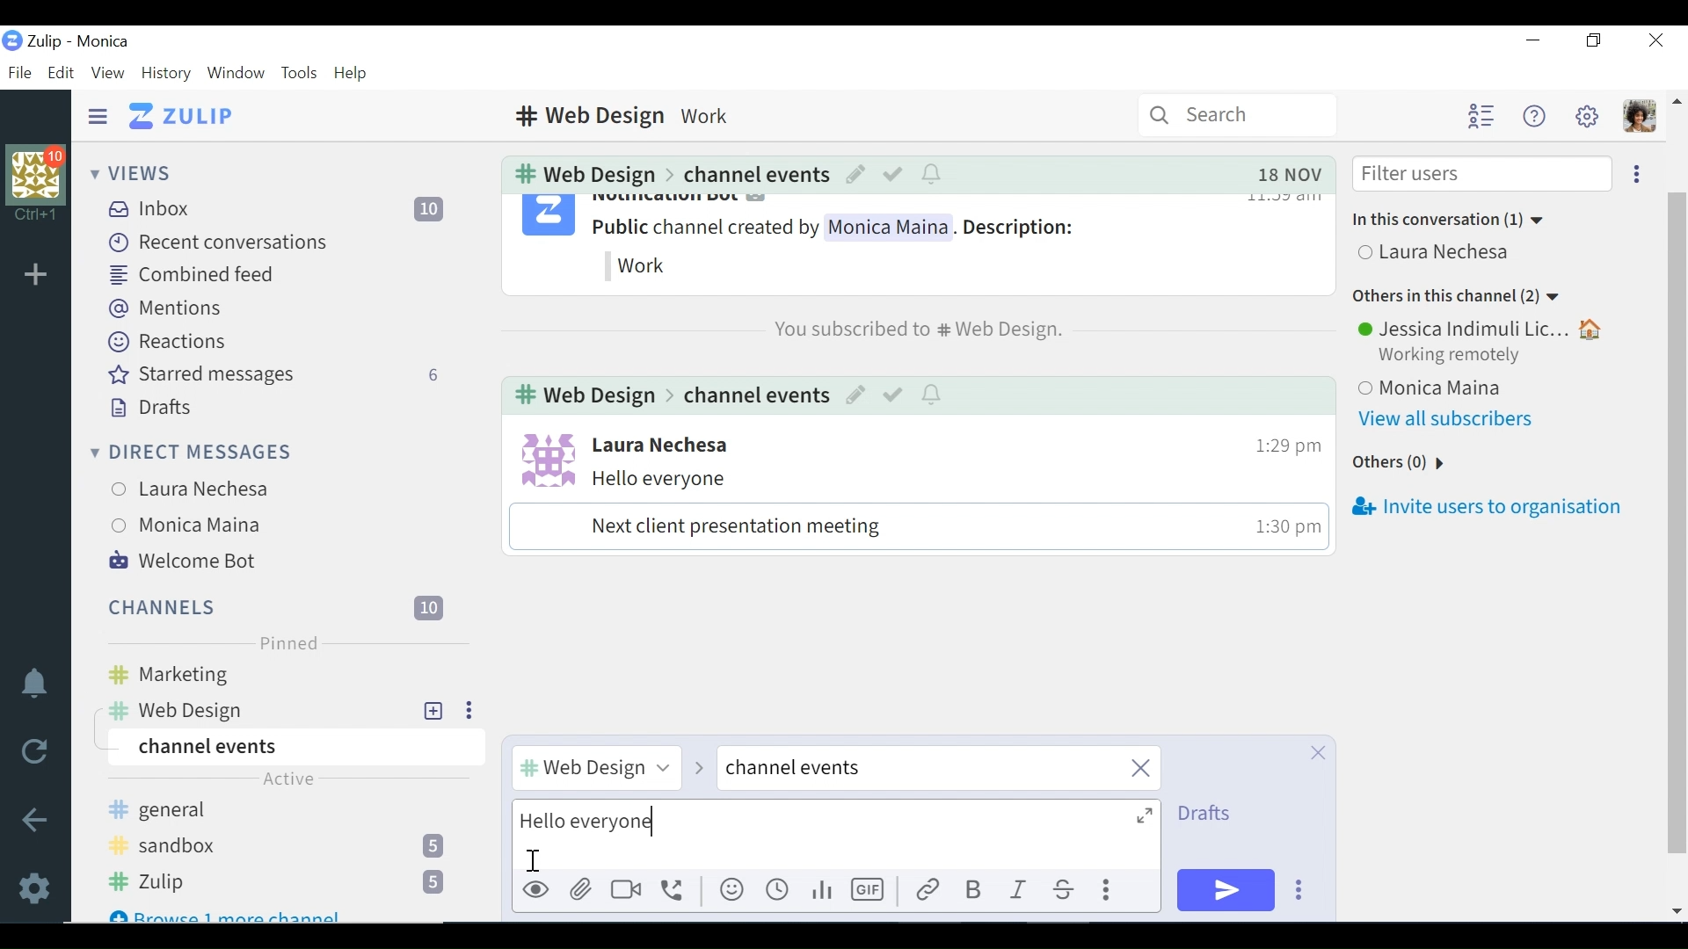 Image resolution: width=1688 pixels, height=949 pixels. Describe the element at coordinates (1438, 254) in the screenshot. I see `User` at that location.